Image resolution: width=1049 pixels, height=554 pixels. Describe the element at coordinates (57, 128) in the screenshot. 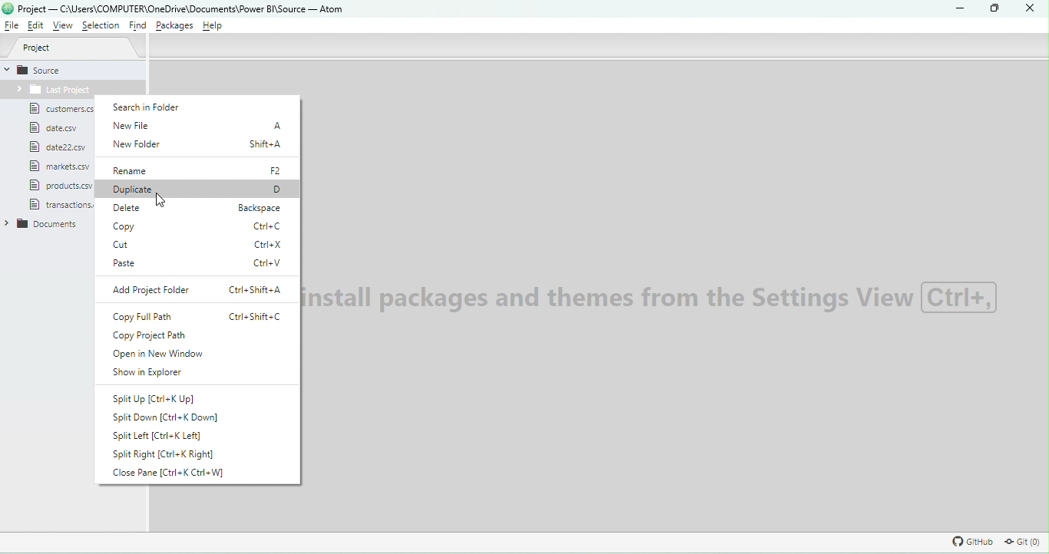

I see `File` at that location.